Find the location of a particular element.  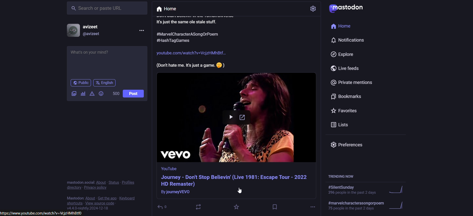

 is located at coordinates (177, 192).